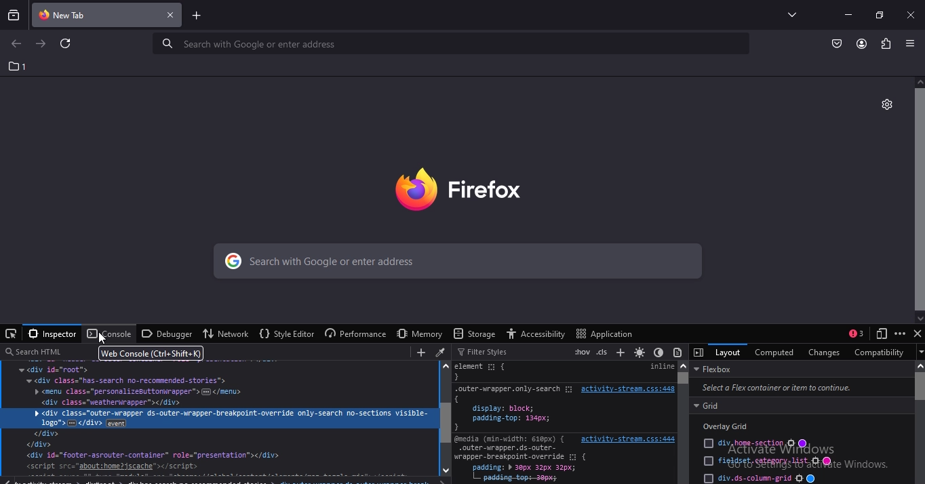 This screenshot has height=484, width=925. What do you see at coordinates (441, 352) in the screenshot?
I see `grab a color from the page` at bounding box center [441, 352].